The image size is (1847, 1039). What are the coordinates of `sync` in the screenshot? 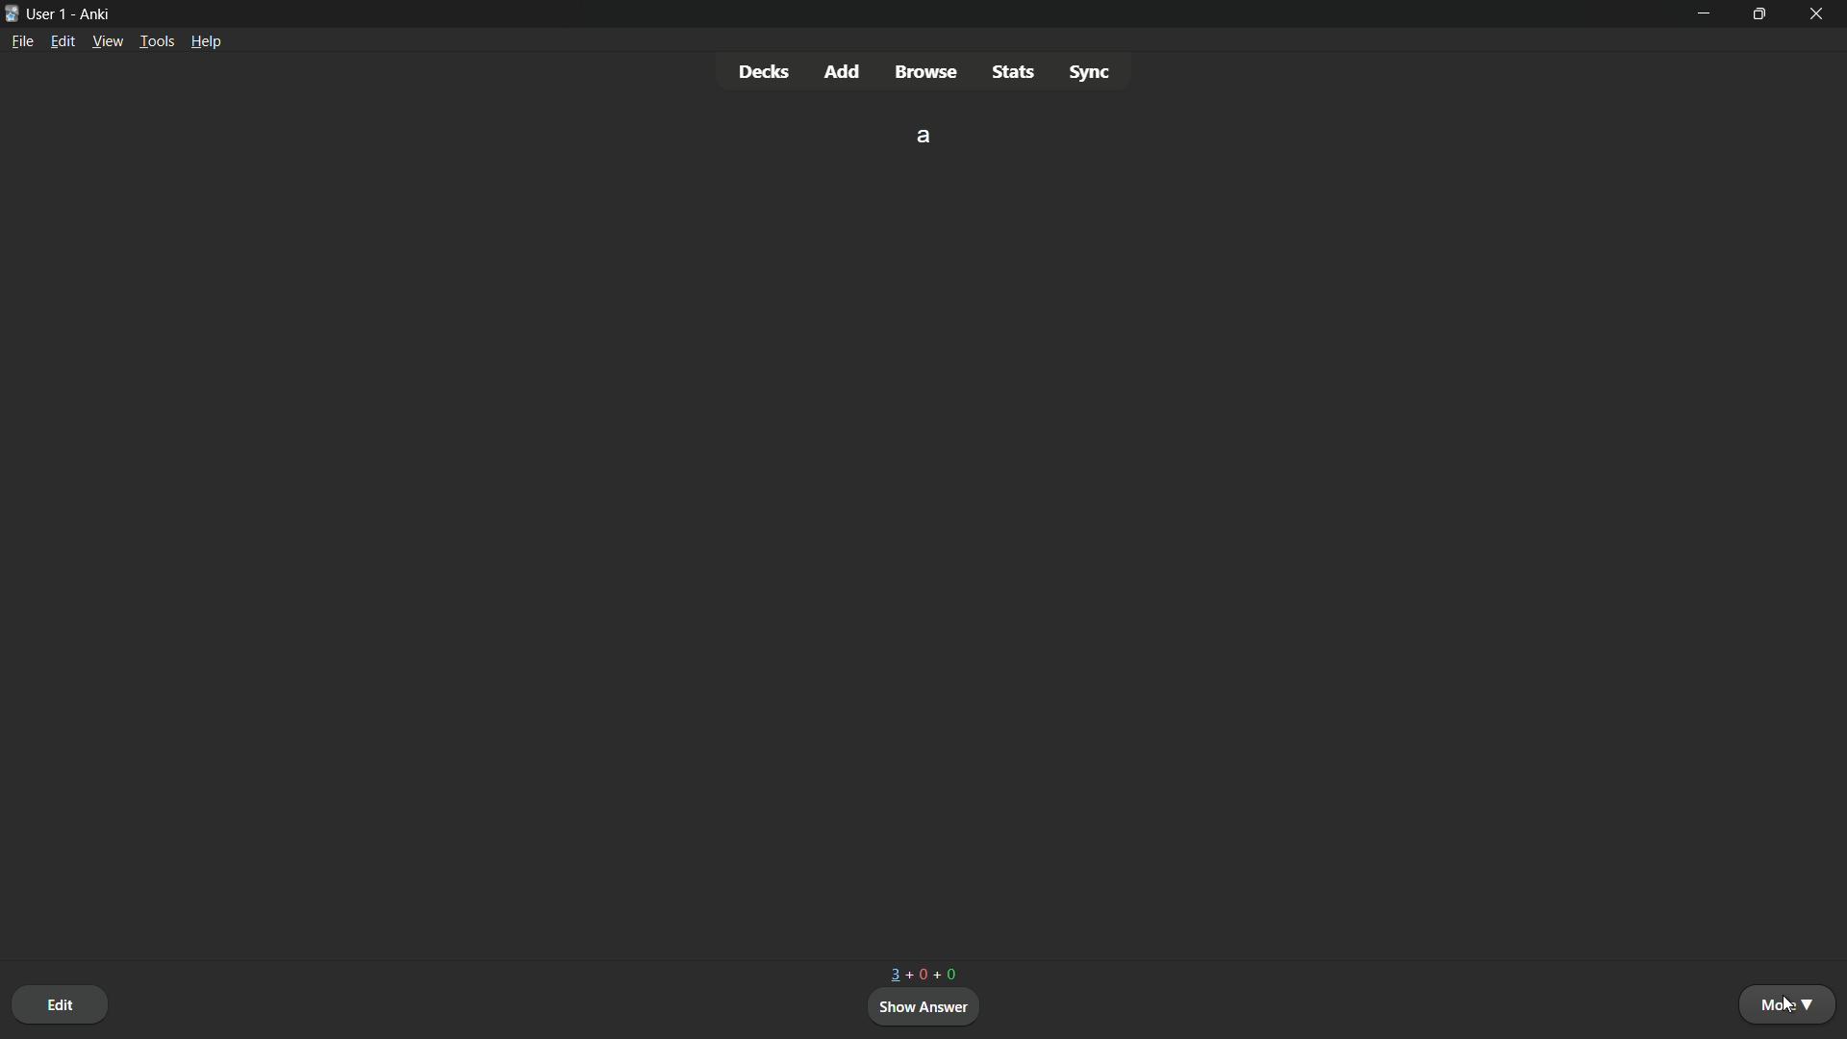 It's located at (1090, 70).